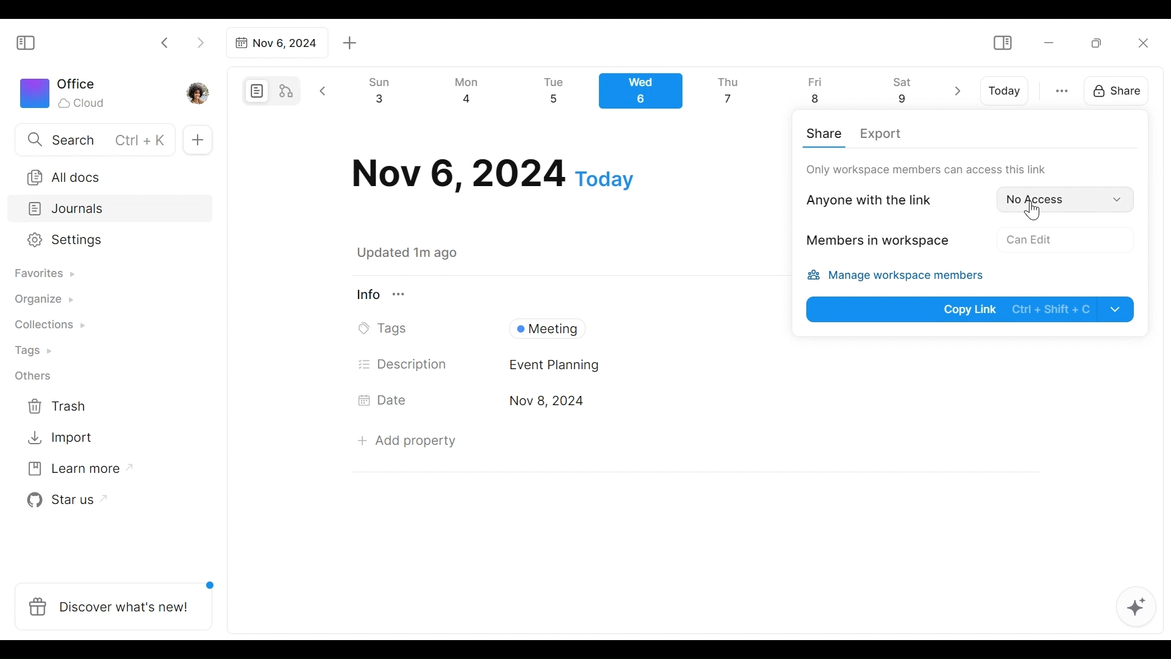 The height and width of the screenshot is (659, 1171). I want to click on Discover what's new, so click(118, 600).